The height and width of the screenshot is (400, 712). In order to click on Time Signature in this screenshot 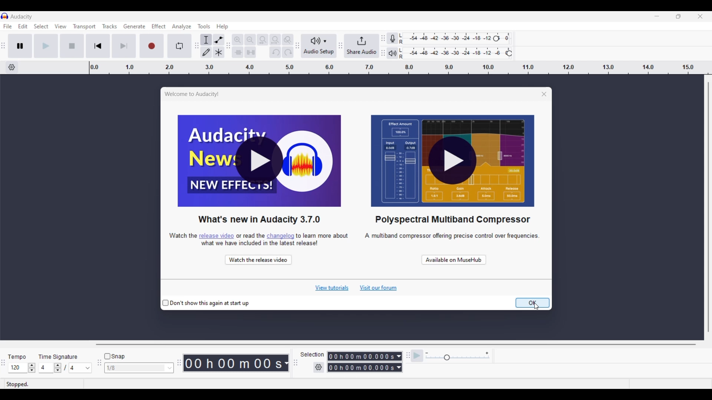, I will do `click(61, 356)`.